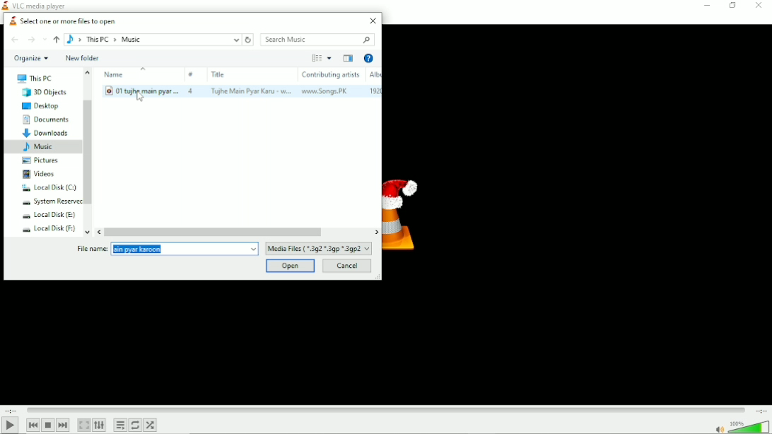  What do you see at coordinates (100, 426) in the screenshot?
I see `Show extended settings` at bounding box center [100, 426].